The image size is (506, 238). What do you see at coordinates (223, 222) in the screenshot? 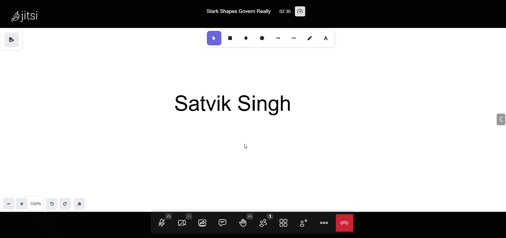
I see `chat` at bounding box center [223, 222].